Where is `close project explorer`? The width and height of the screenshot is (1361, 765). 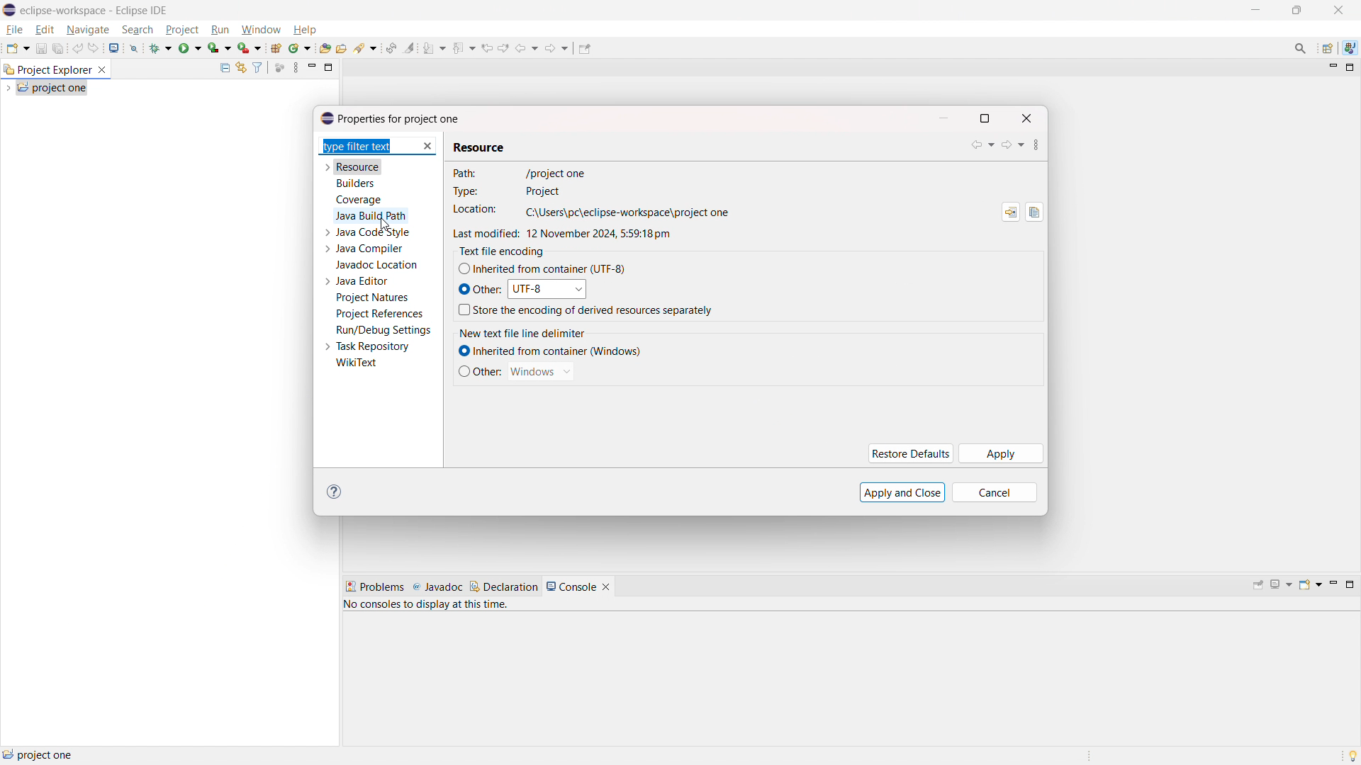 close project explorer is located at coordinates (102, 70).